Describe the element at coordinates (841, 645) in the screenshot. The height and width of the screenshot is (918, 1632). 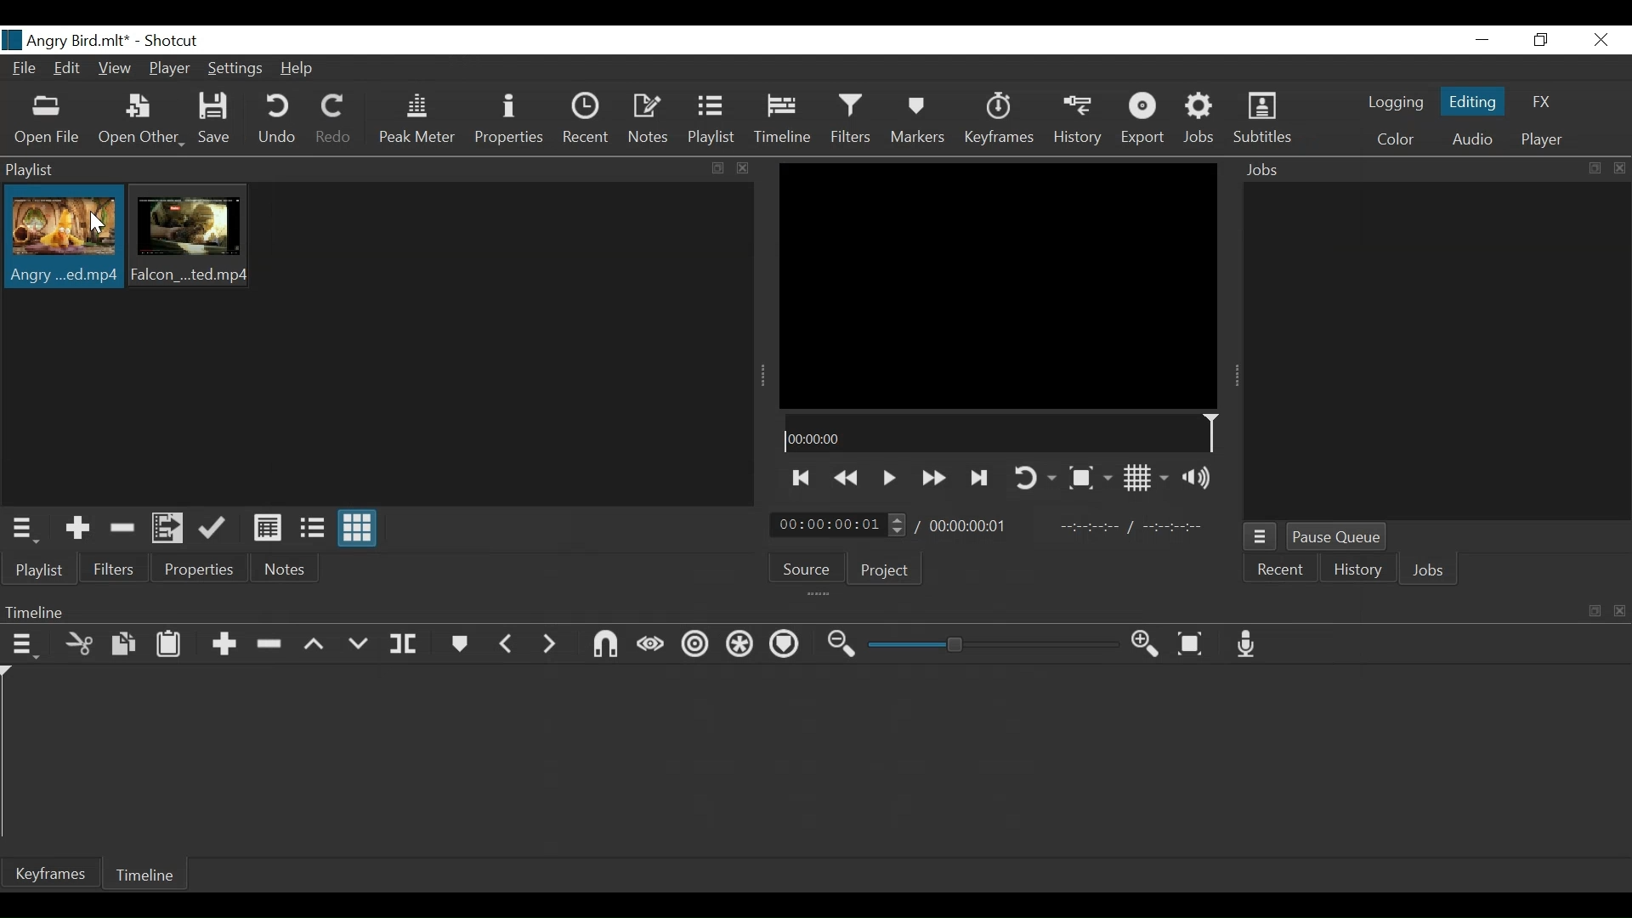
I see `Zoom timeline out` at that location.